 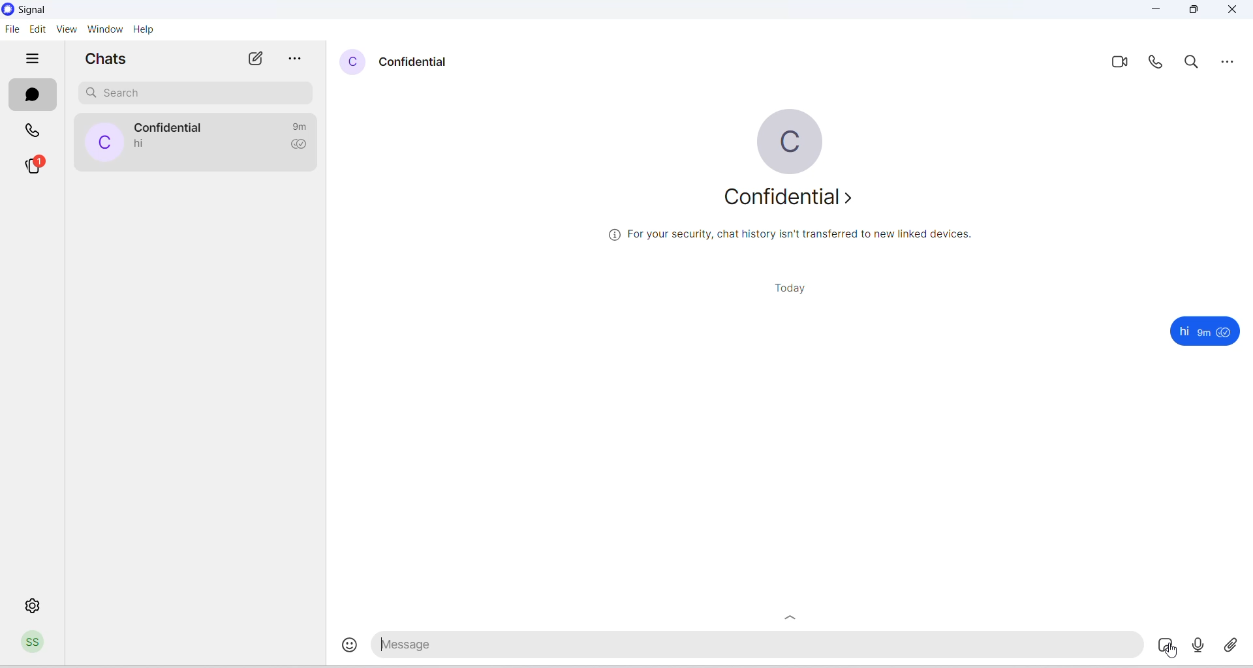 What do you see at coordinates (36, 644) in the screenshot?
I see `profile` at bounding box center [36, 644].